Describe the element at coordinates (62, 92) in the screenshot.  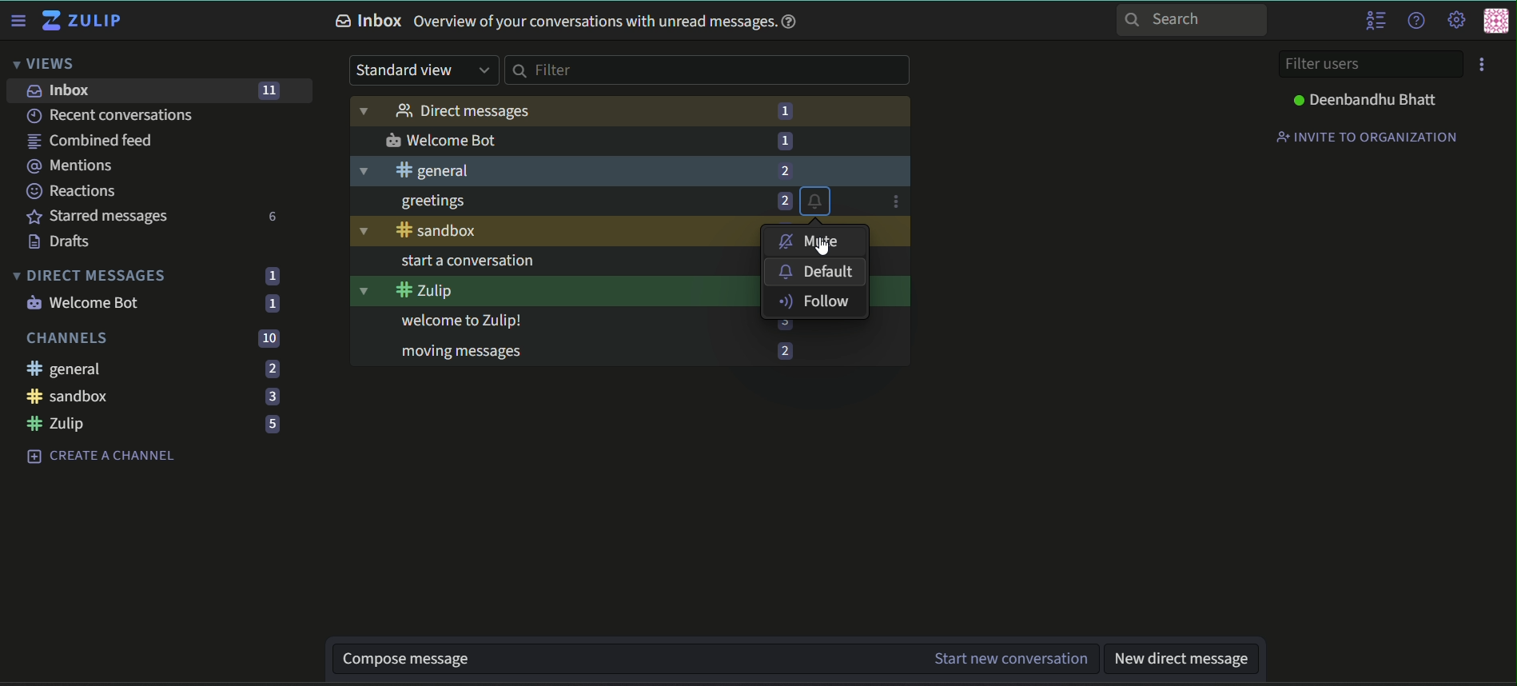
I see `inbox` at that location.